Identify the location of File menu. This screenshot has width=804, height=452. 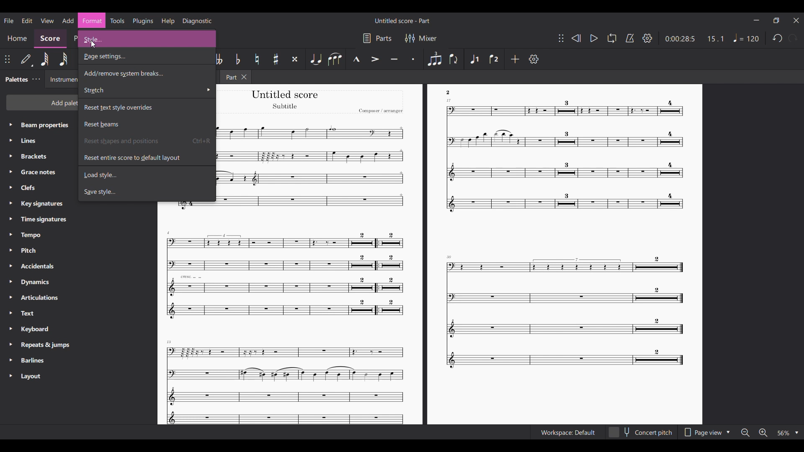
(8, 21).